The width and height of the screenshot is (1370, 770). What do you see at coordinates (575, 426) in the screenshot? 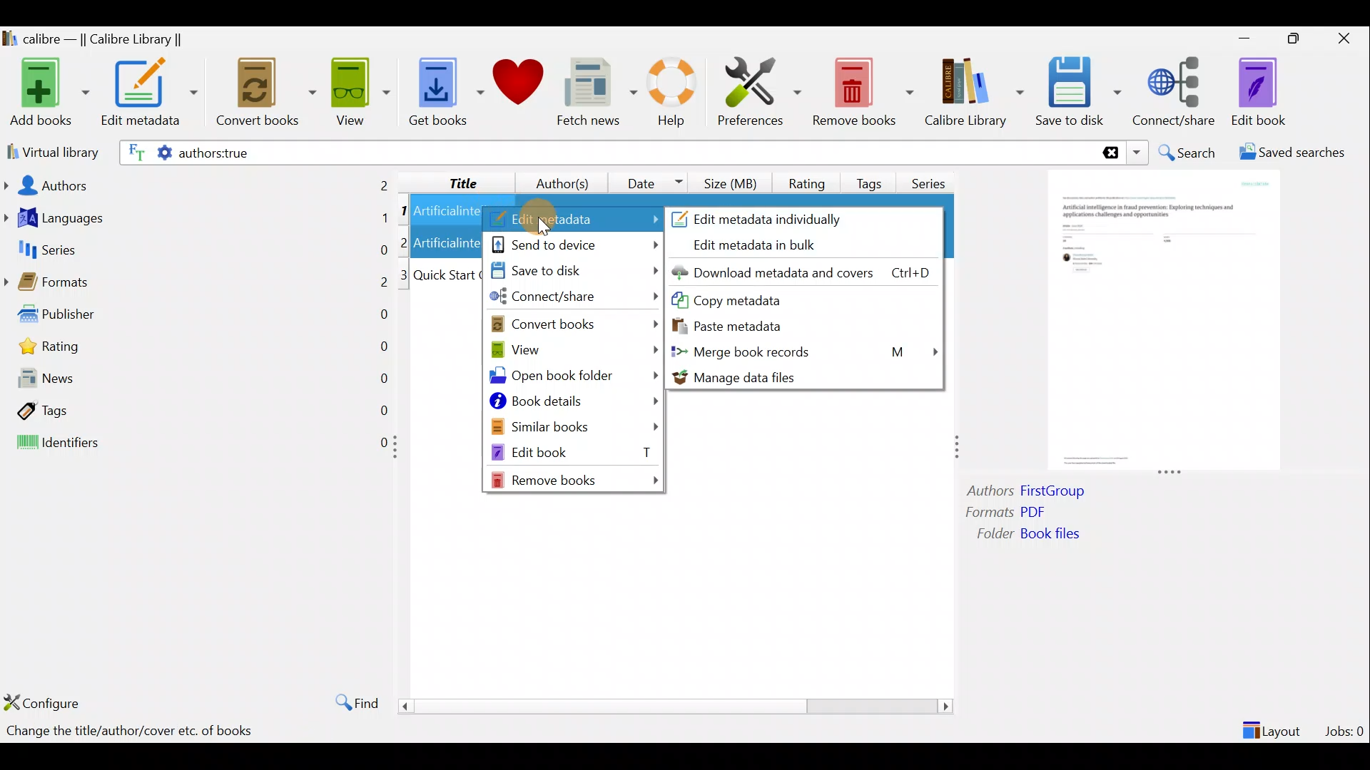
I see `Similar books` at bounding box center [575, 426].